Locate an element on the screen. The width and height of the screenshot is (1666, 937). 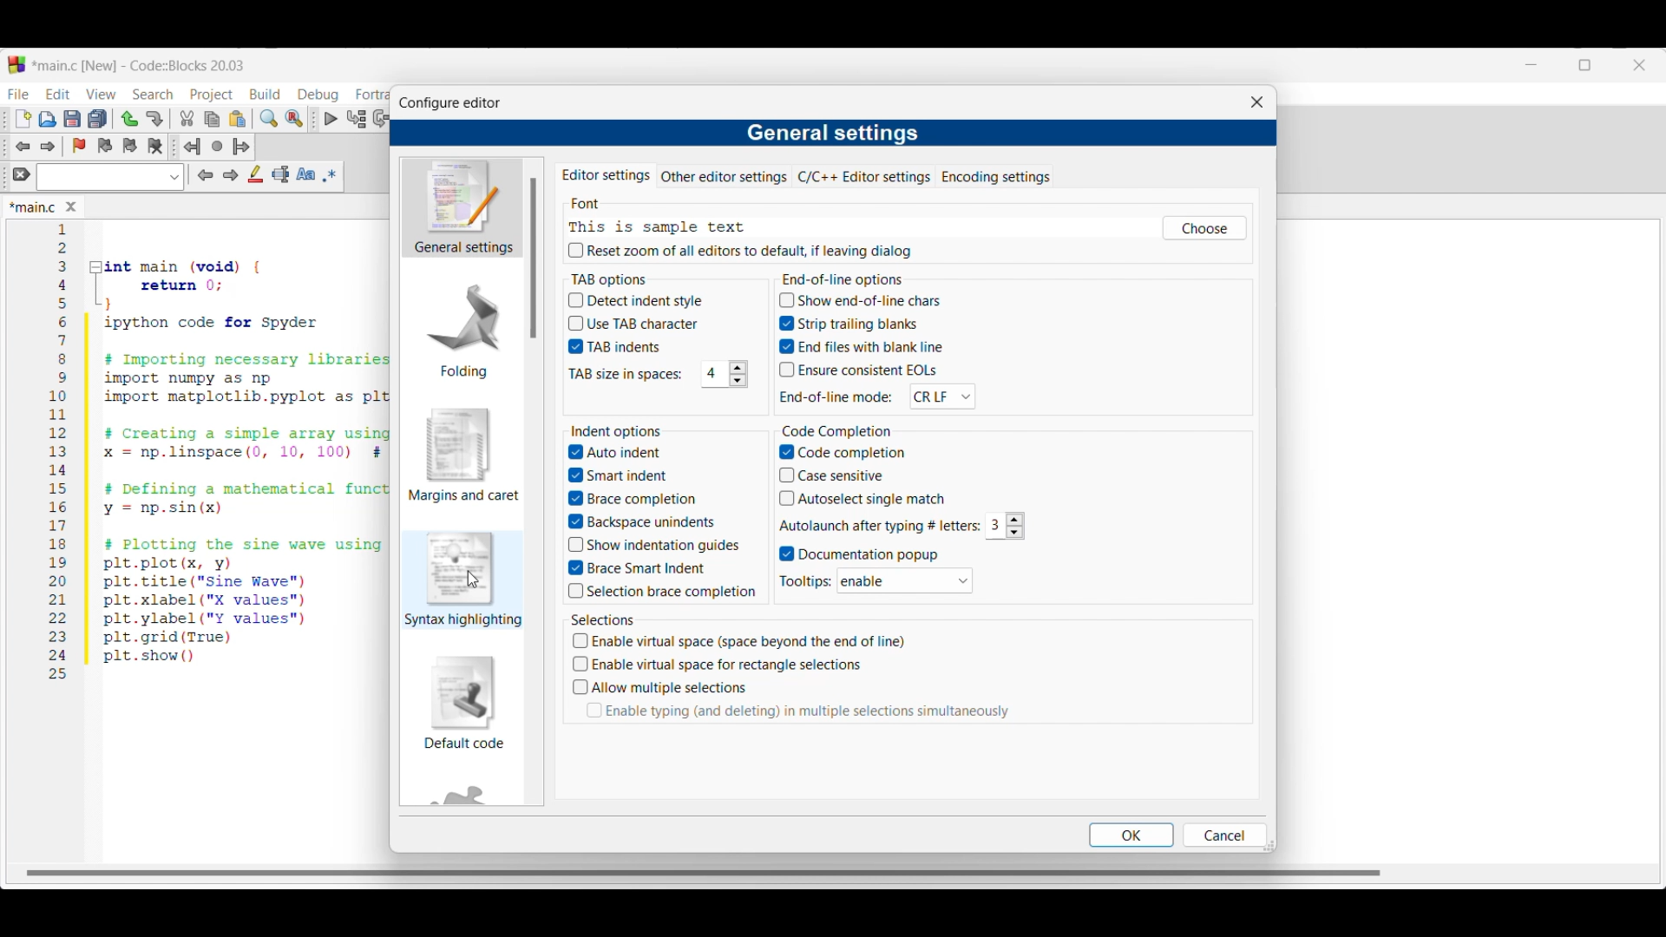
Brace Smart indent is located at coordinates (647, 567).